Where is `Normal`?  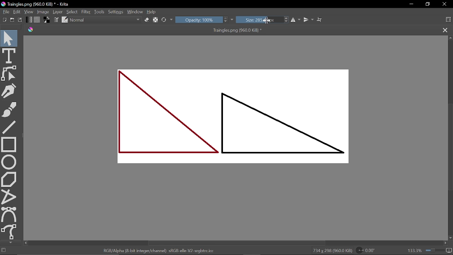
Normal is located at coordinates (105, 20).